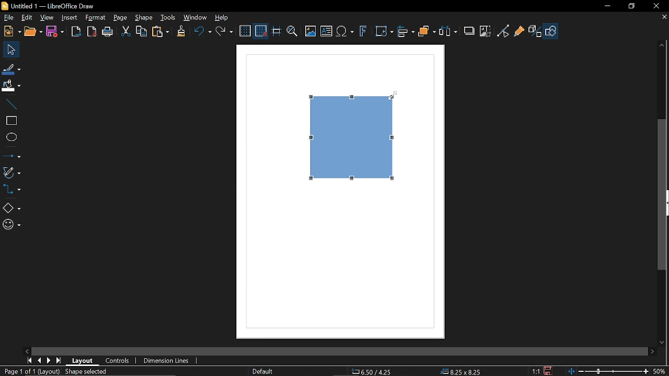 The height and width of the screenshot is (376, 669). What do you see at coordinates (246, 31) in the screenshot?
I see `Display grid` at bounding box center [246, 31].